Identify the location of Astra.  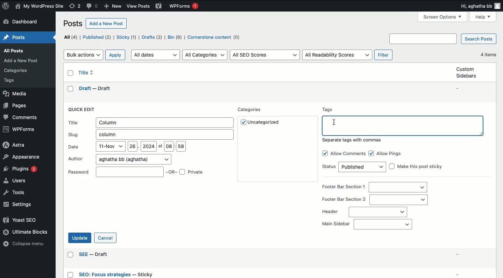
(14, 145).